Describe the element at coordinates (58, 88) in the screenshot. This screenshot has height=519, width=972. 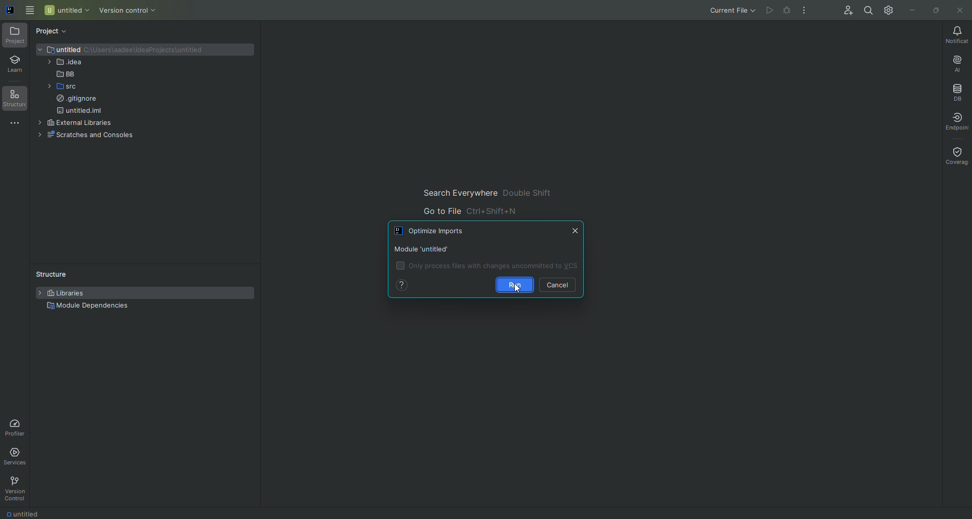
I see `src` at that location.